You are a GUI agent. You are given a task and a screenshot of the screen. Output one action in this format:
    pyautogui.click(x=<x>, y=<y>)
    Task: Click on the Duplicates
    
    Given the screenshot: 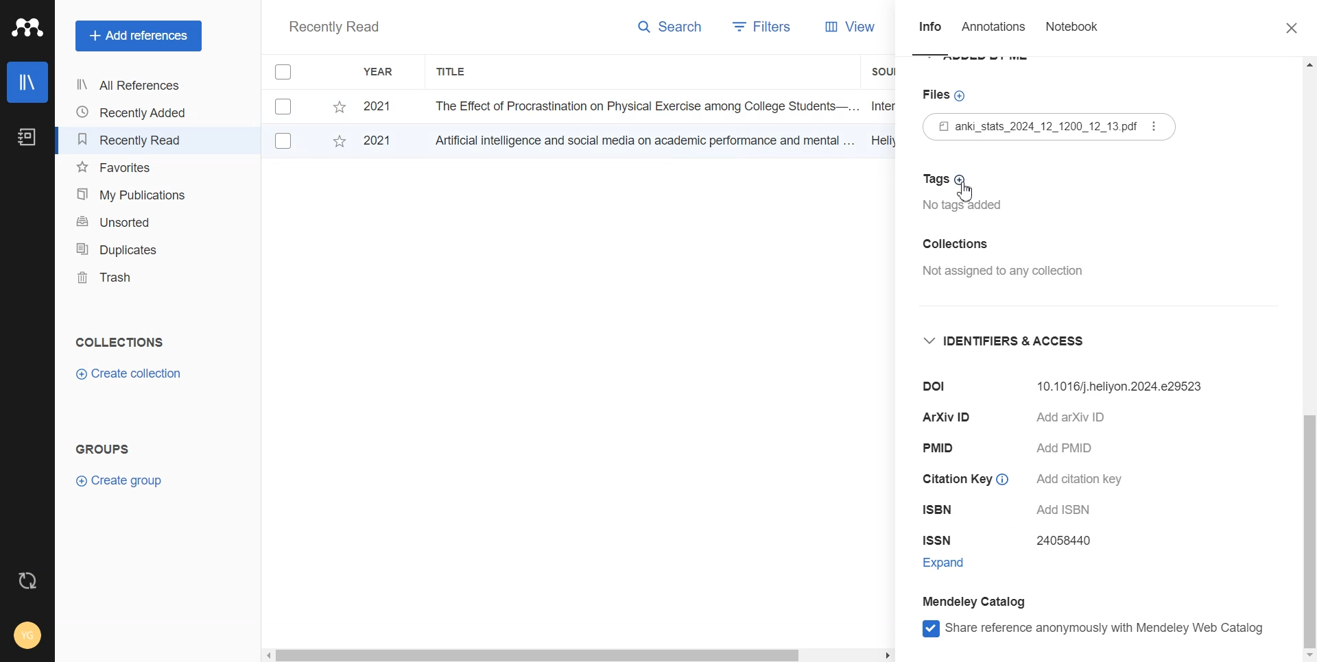 What is the action you would take?
    pyautogui.click(x=134, y=249)
    